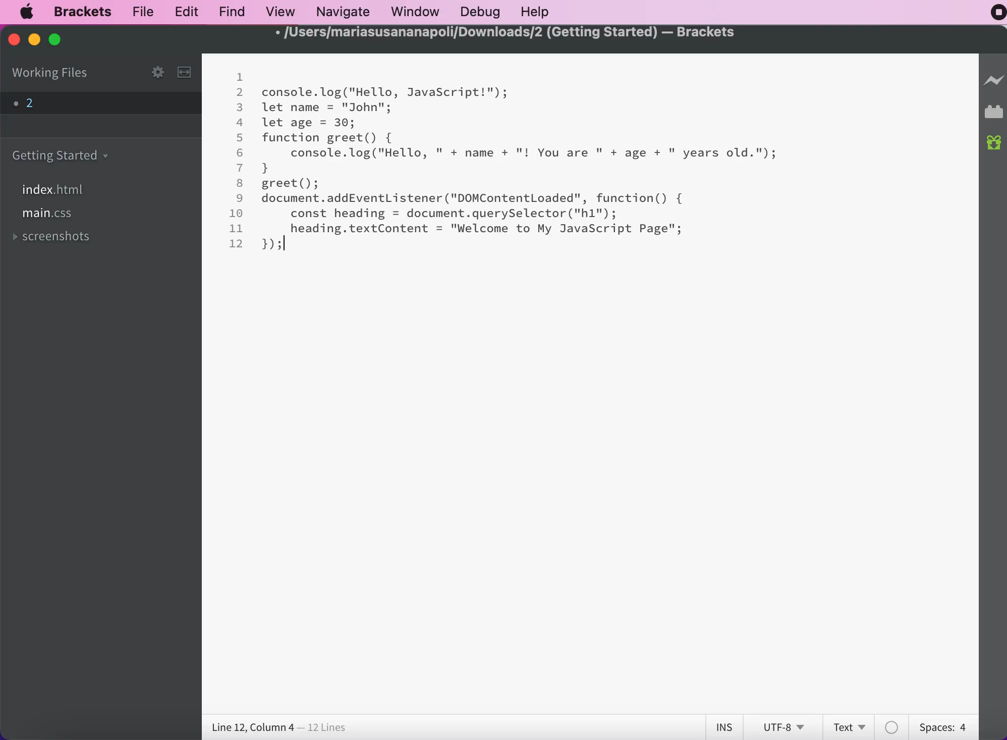 This screenshot has height=740, width=1007. What do you see at coordinates (57, 189) in the screenshot?
I see `index.html` at bounding box center [57, 189].